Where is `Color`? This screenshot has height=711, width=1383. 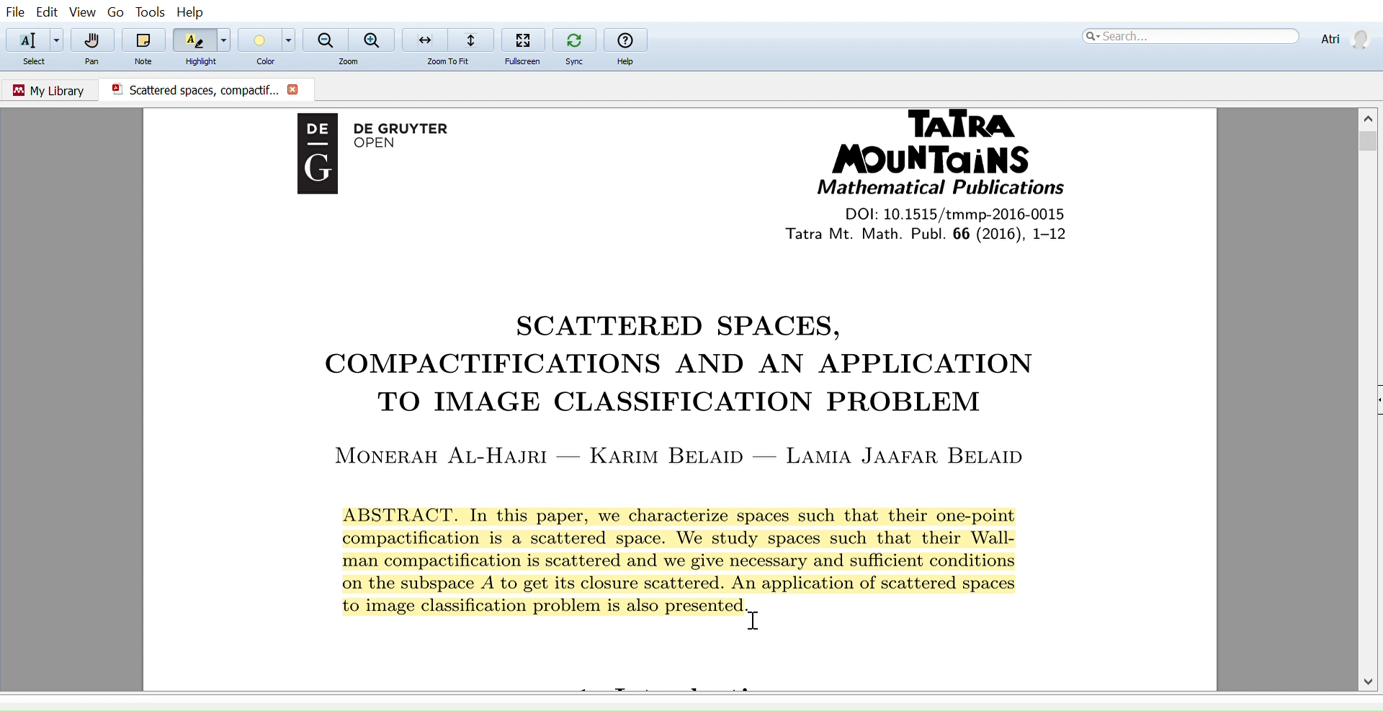
Color is located at coordinates (261, 63).